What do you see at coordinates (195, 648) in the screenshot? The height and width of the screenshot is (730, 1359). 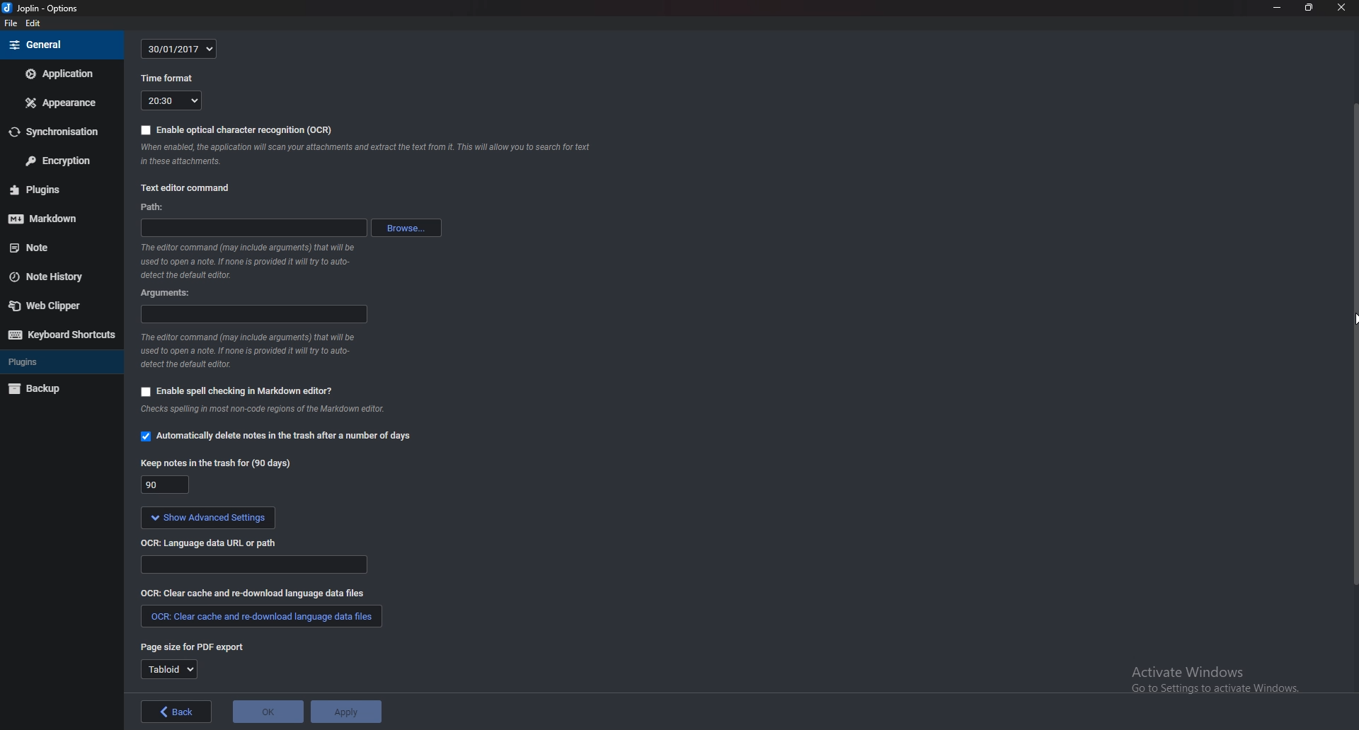 I see `page size for P D F export` at bounding box center [195, 648].